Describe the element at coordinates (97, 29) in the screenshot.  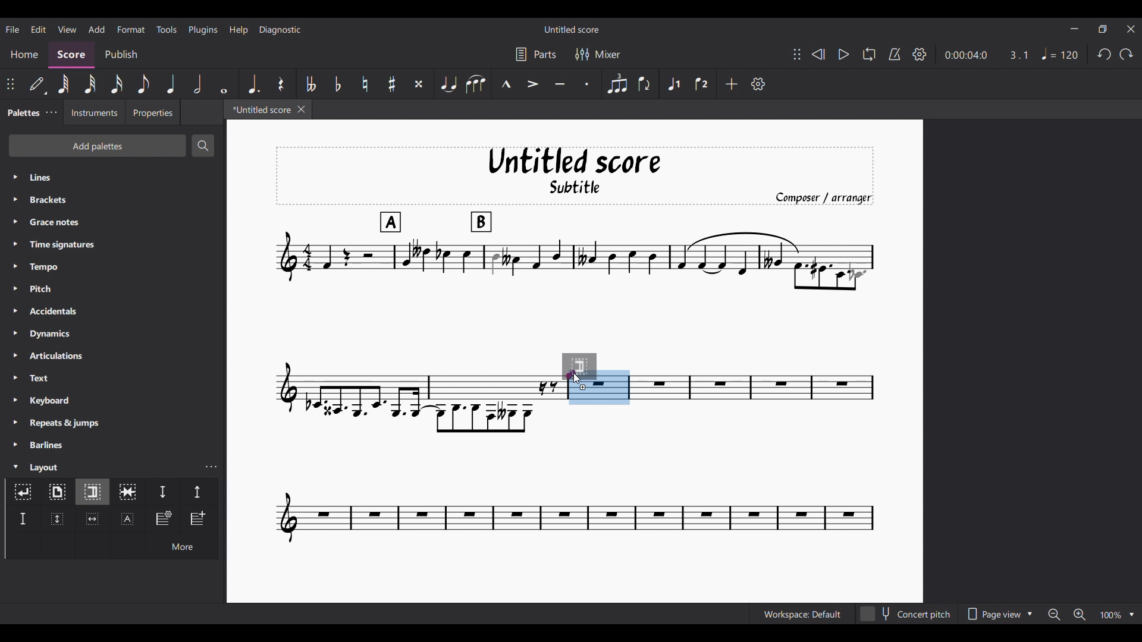
I see `Add menu` at that location.